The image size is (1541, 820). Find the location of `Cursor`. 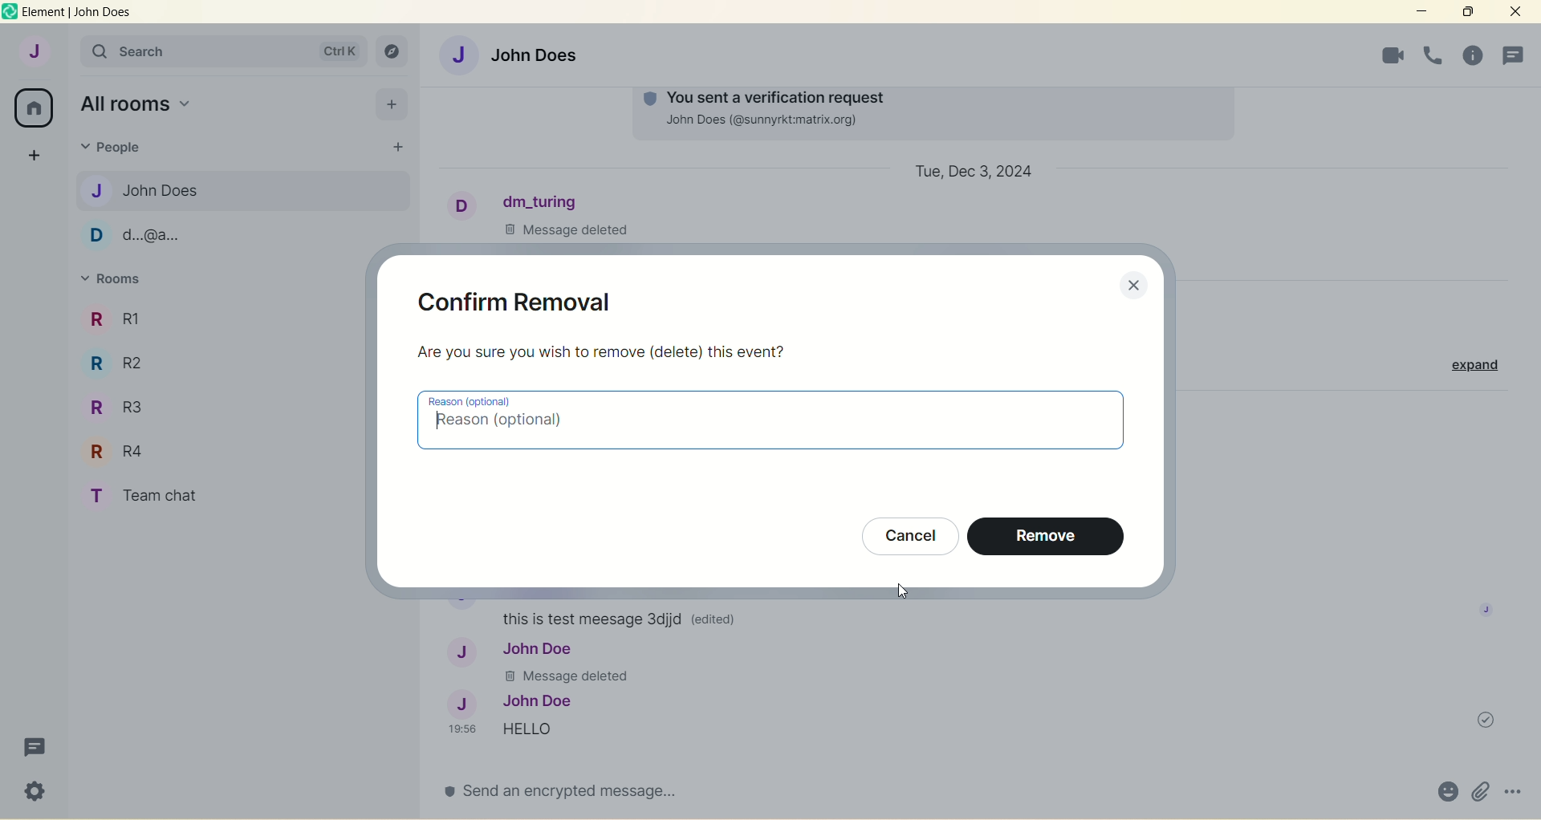

Cursor is located at coordinates (897, 593).